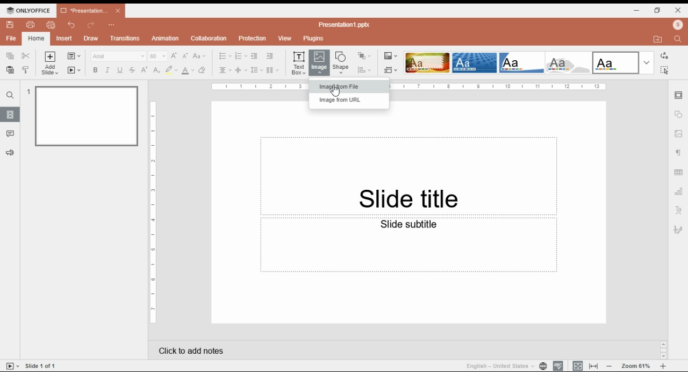  Describe the element at coordinates (170, 70) in the screenshot. I see `highlight color` at that location.